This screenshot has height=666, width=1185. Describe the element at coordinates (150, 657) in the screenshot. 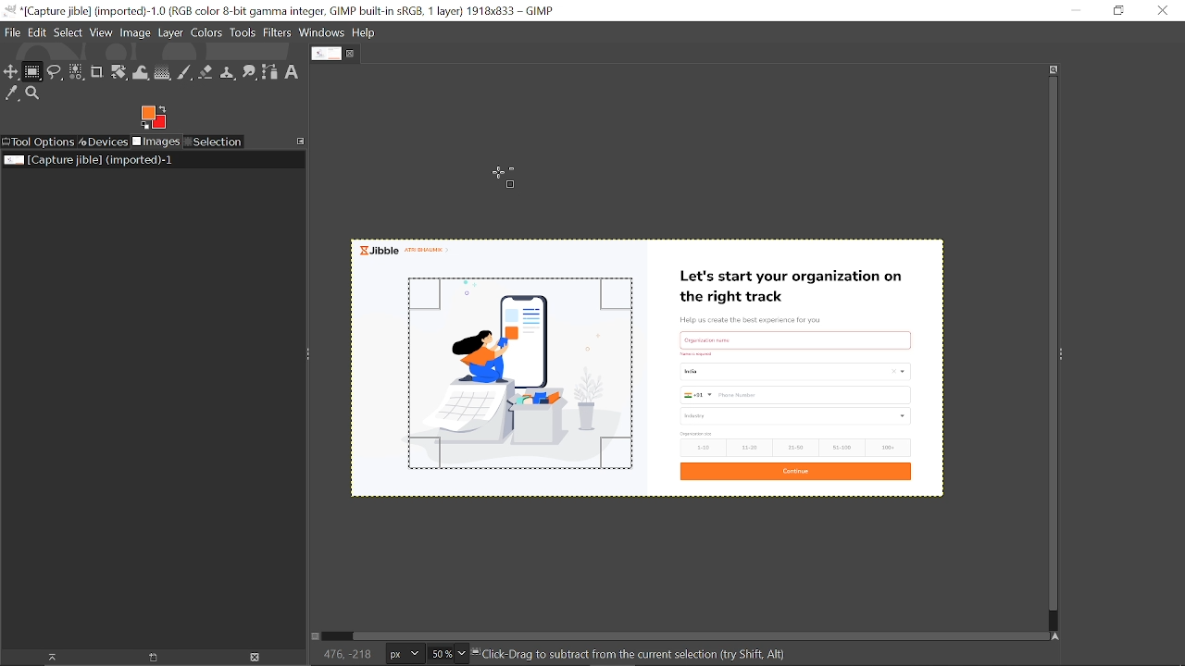

I see `Create new display for this image` at that location.